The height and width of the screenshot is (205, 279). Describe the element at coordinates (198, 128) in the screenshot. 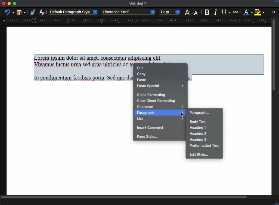

I see `heading 1` at that location.